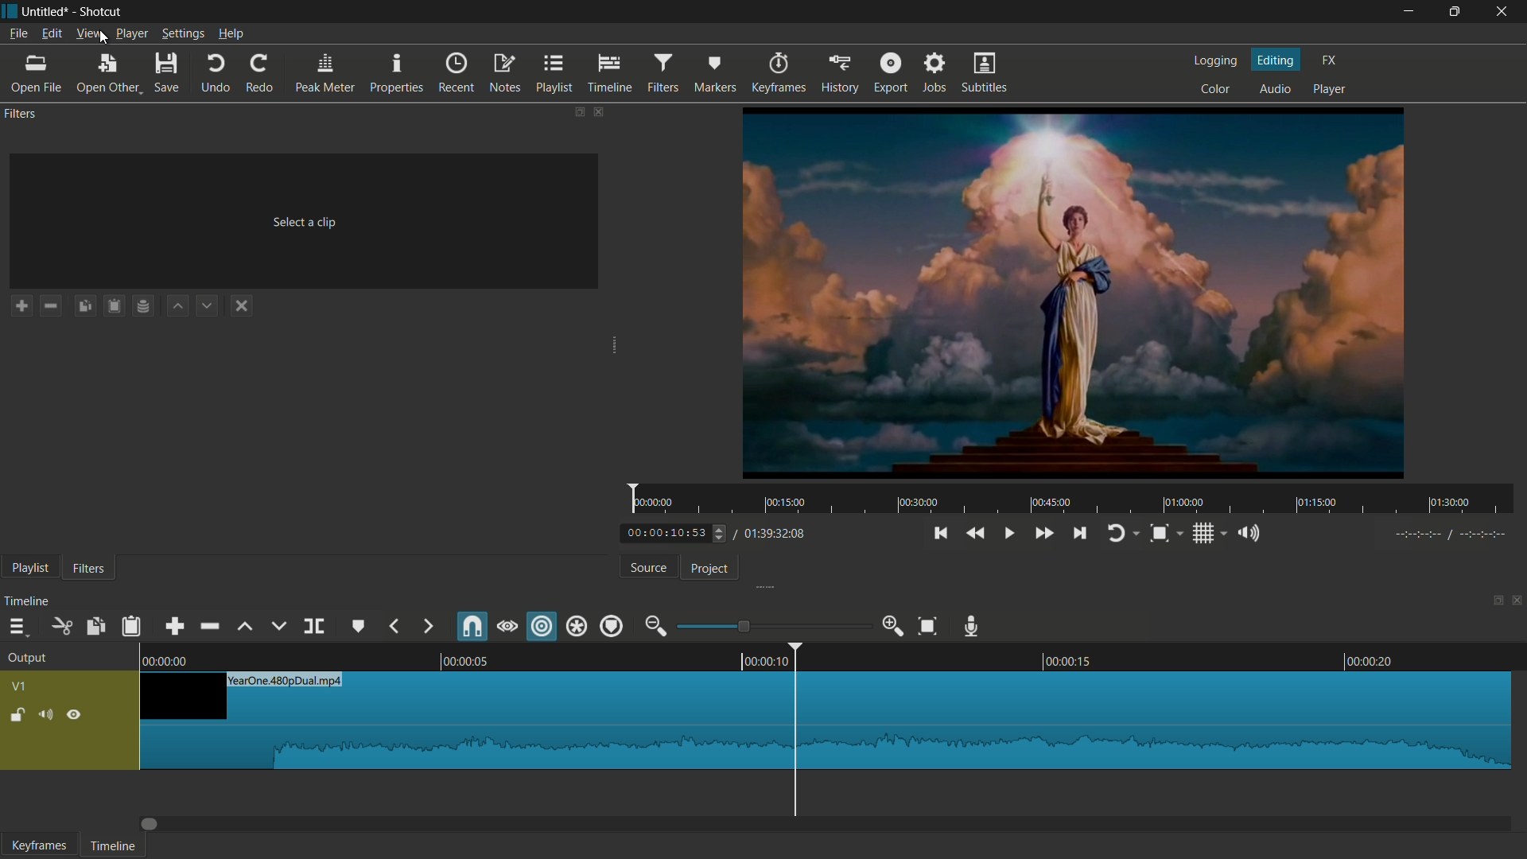 The width and height of the screenshot is (1527, 859). What do you see at coordinates (598, 111) in the screenshot?
I see `close filters` at bounding box center [598, 111].